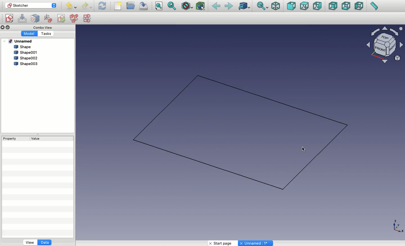 The image size is (405, 246). What do you see at coordinates (245, 6) in the screenshot?
I see `Go to linked object` at bounding box center [245, 6].